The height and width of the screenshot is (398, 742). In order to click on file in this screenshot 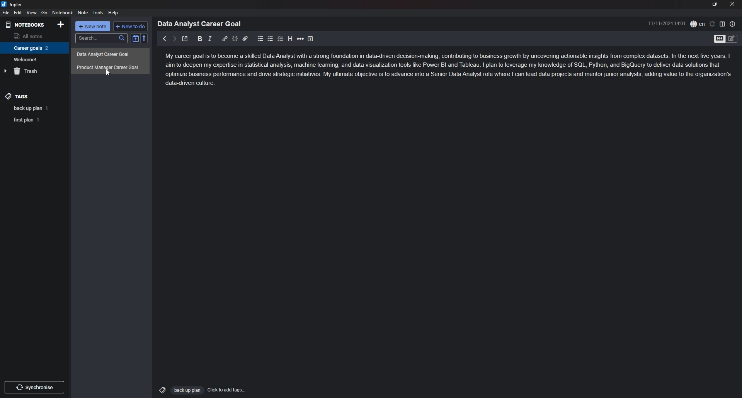, I will do `click(6, 12)`.